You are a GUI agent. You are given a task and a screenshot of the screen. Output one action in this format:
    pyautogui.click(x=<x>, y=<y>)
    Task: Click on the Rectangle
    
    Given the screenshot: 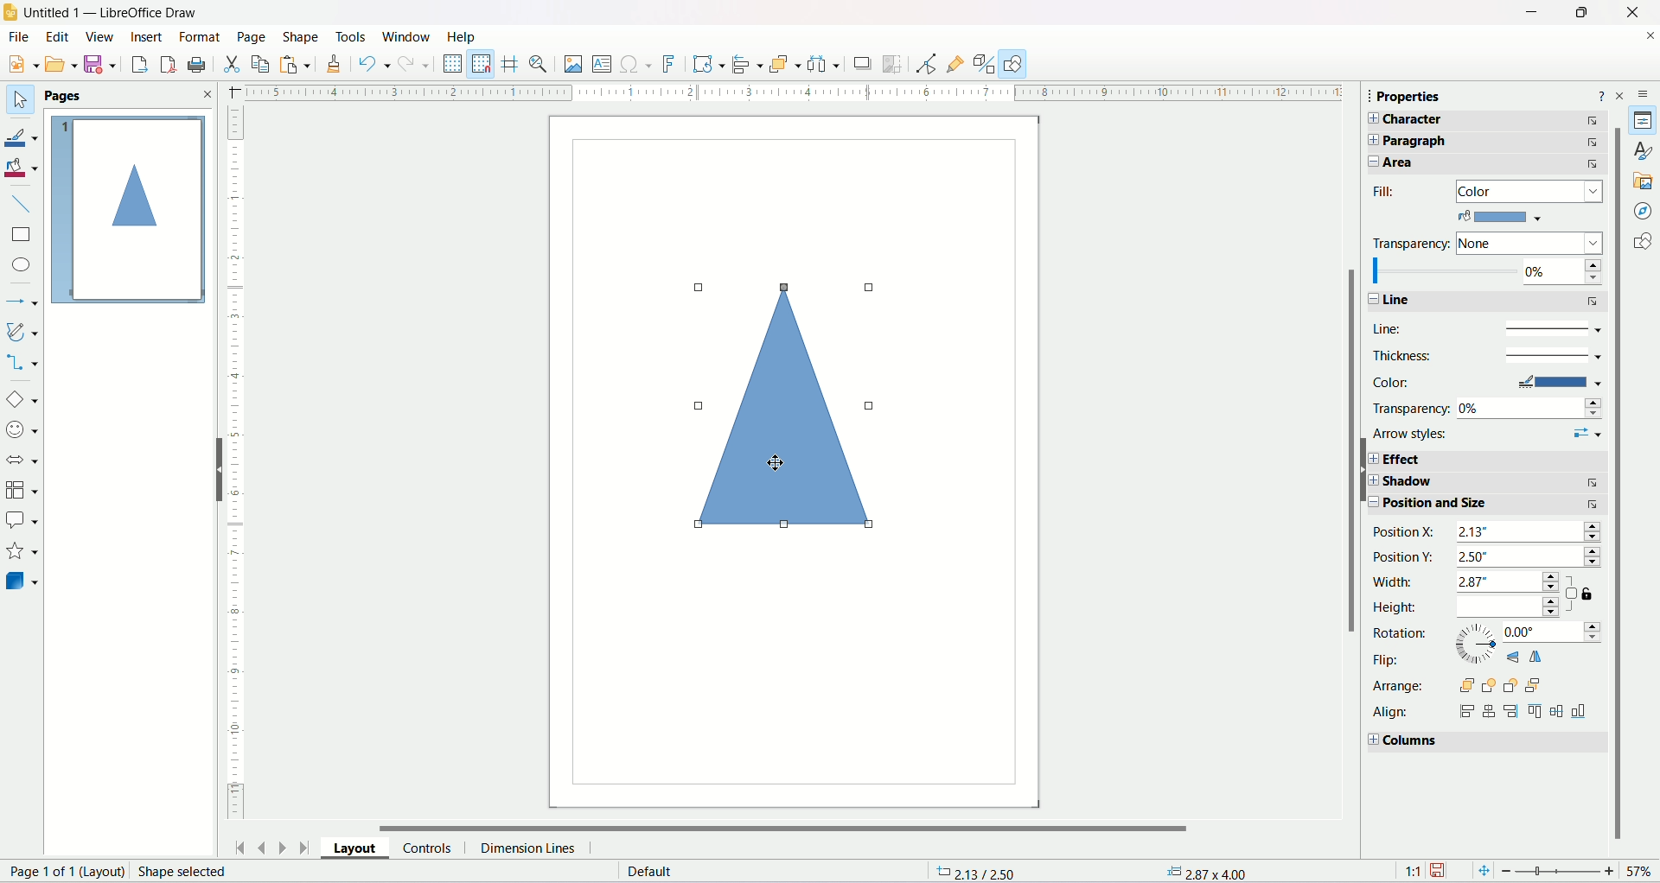 What is the action you would take?
    pyautogui.click(x=22, y=234)
    